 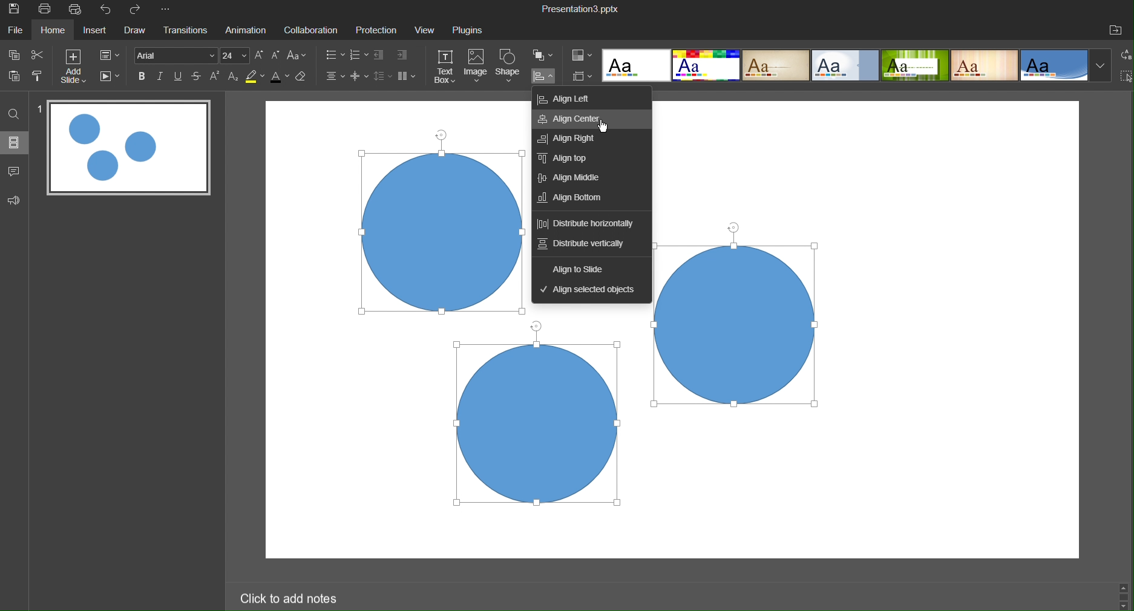 I want to click on Underline, so click(x=180, y=76).